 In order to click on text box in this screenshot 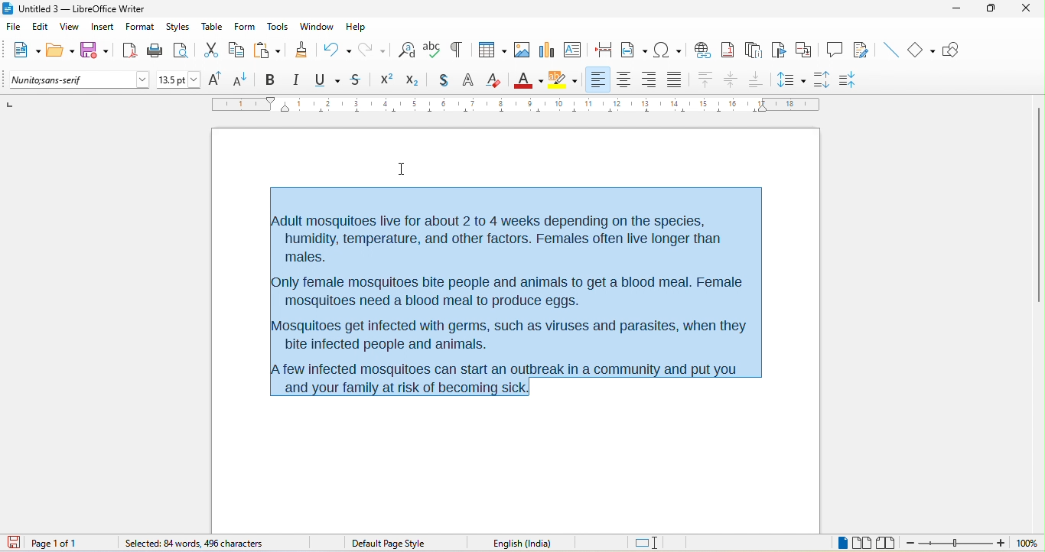, I will do `click(572, 49)`.